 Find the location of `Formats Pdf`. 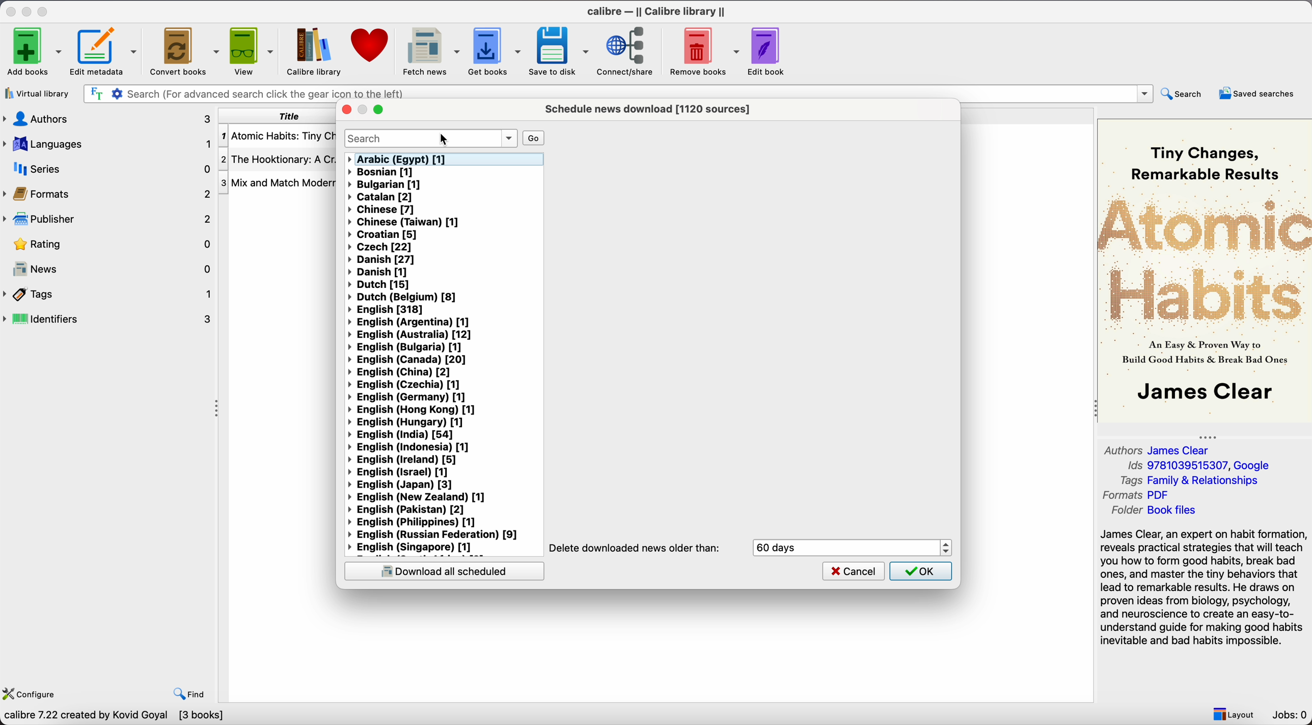

Formats Pdf is located at coordinates (1138, 496).